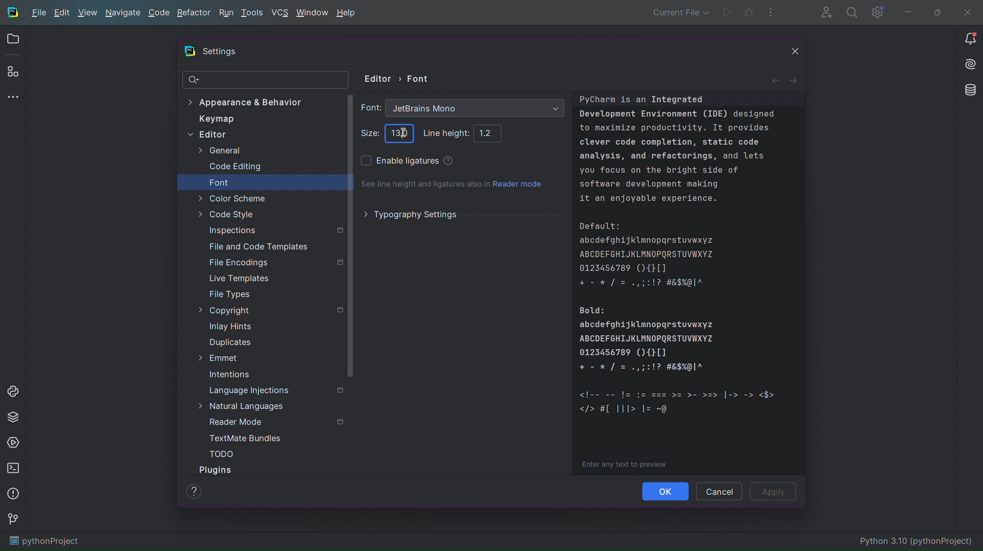  What do you see at coordinates (412, 214) in the screenshot?
I see `Typography Settings` at bounding box center [412, 214].